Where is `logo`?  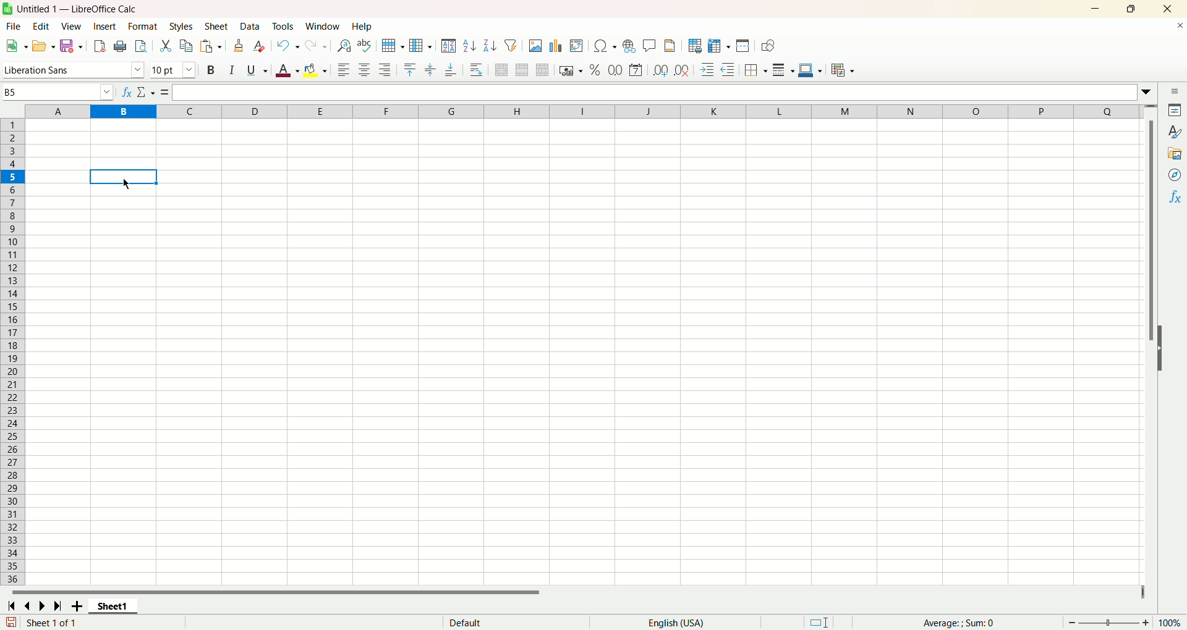
logo is located at coordinates (7, 9).